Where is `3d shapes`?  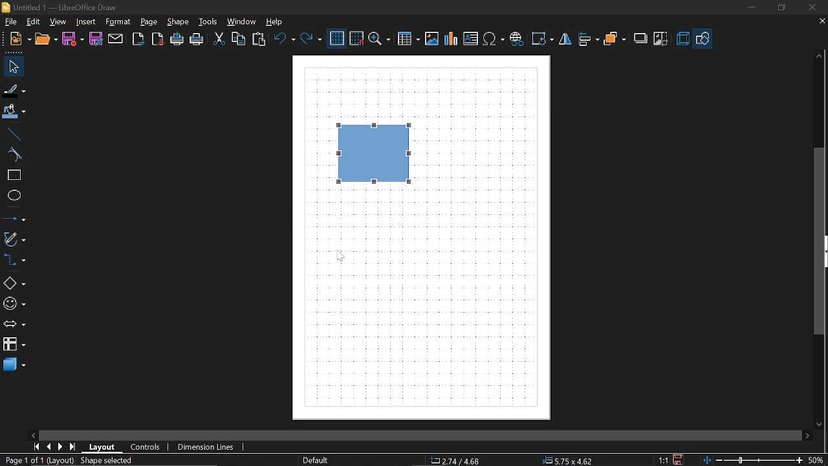 3d shapes is located at coordinates (14, 366).